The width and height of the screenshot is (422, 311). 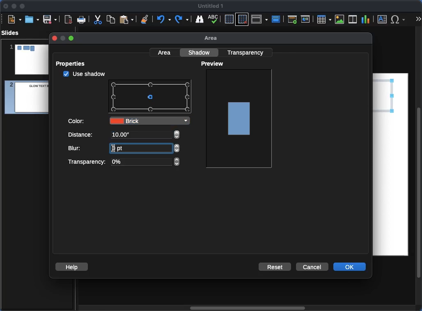 I want to click on Undo, so click(x=163, y=19).